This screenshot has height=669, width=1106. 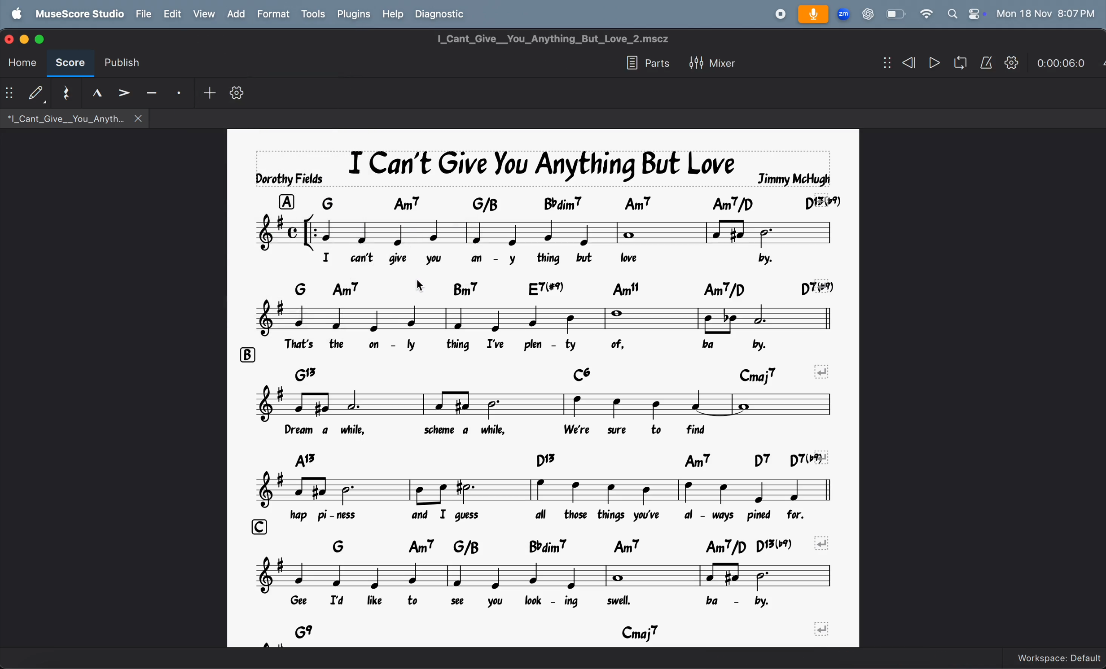 What do you see at coordinates (925, 15) in the screenshot?
I see `wifi` at bounding box center [925, 15].